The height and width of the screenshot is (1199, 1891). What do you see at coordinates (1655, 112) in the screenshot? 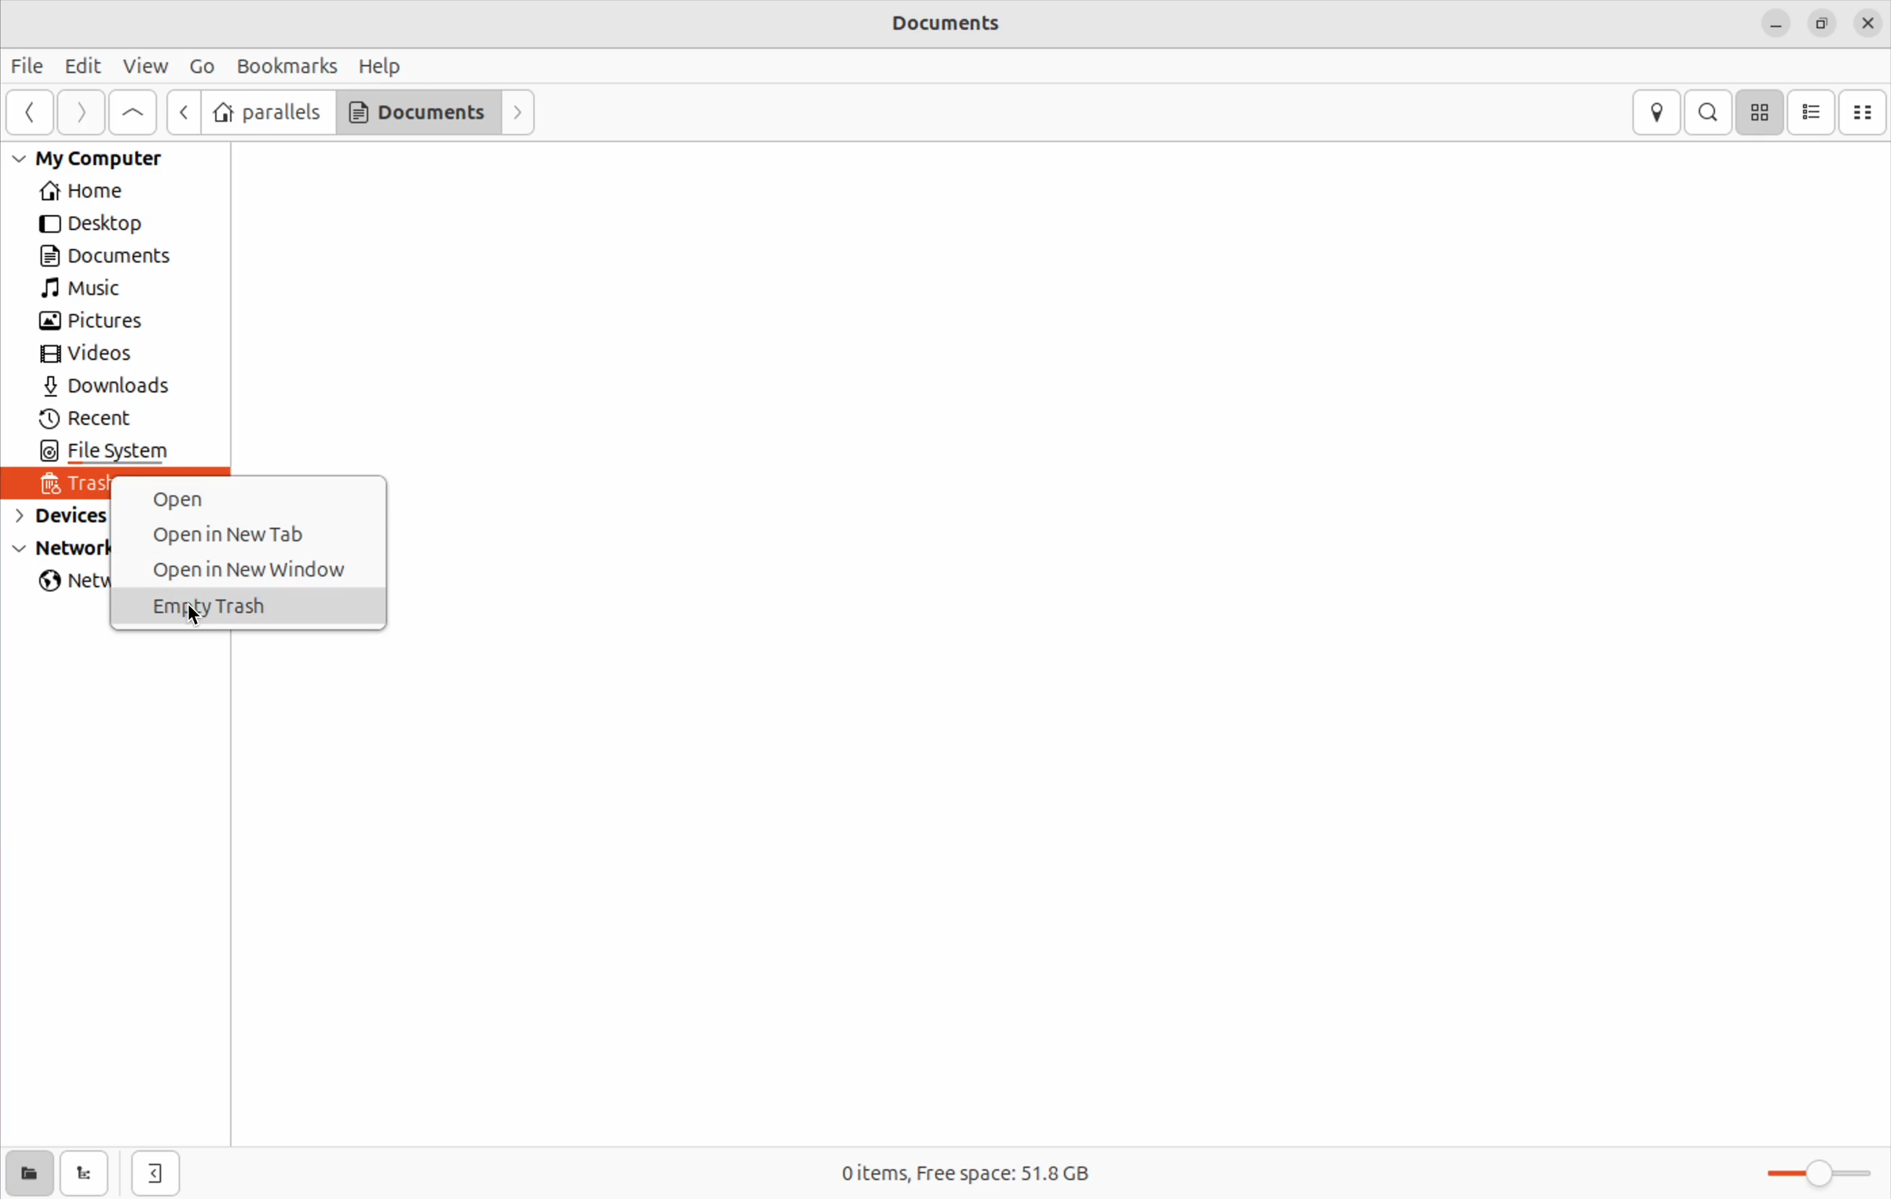
I see `location` at bounding box center [1655, 112].